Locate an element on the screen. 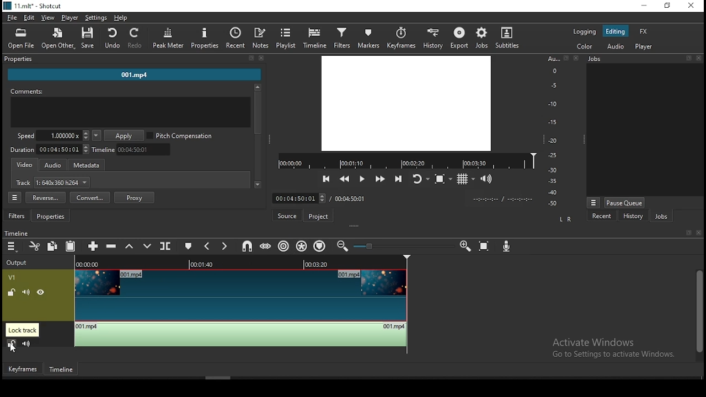 The image size is (706, 397). (un)mute is located at coordinates (28, 344).